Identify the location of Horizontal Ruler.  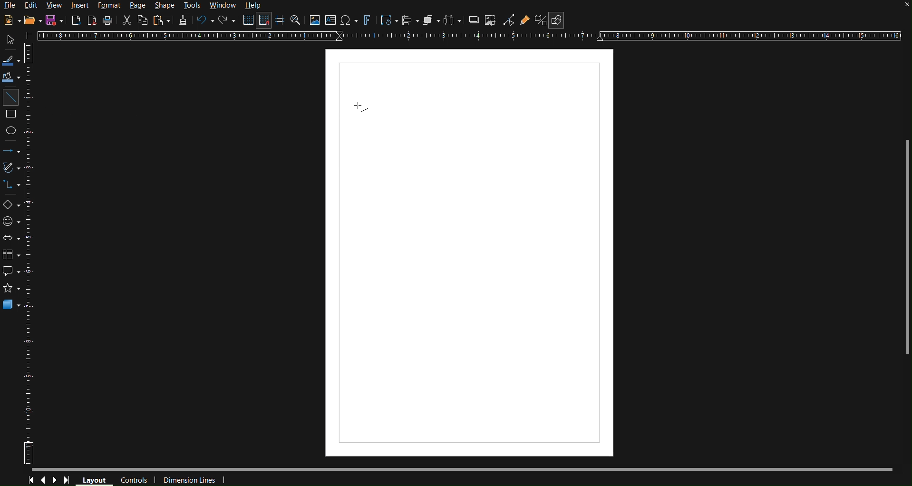
(472, 37).